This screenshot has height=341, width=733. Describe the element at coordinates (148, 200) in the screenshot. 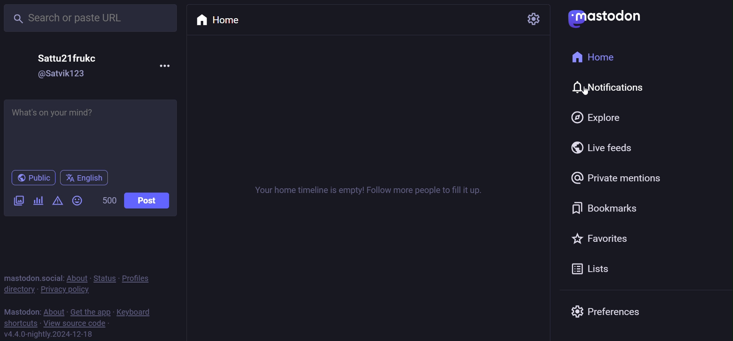

I see `post` at that location.